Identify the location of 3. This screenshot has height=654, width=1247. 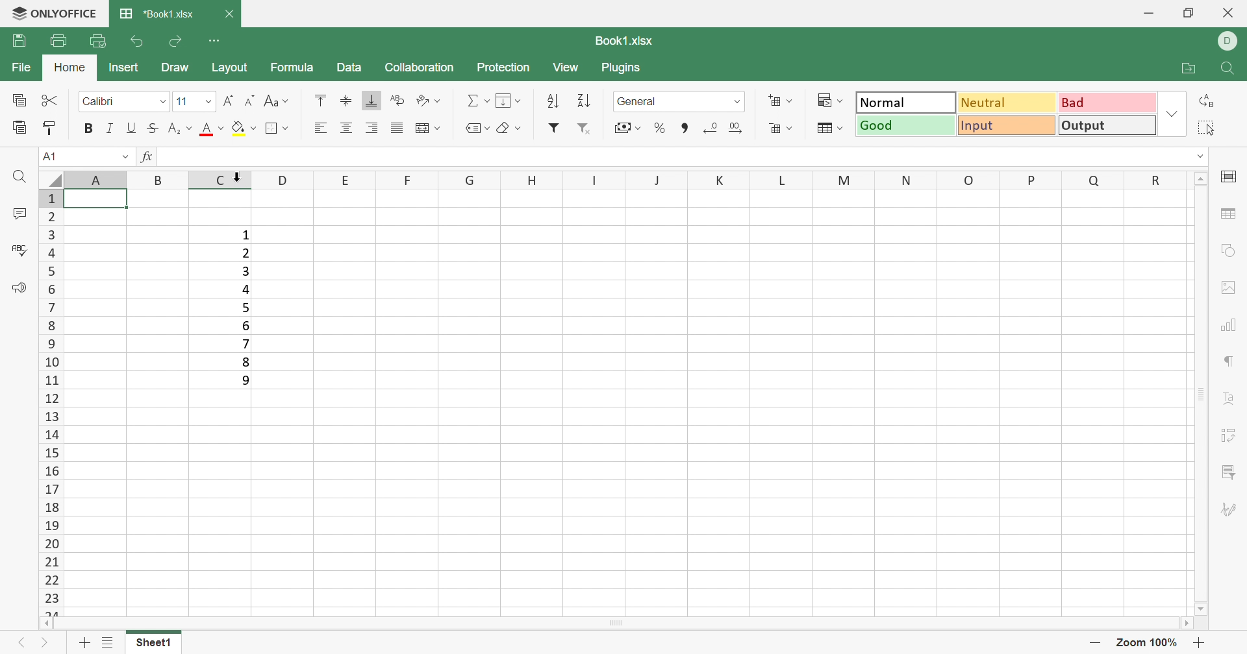
(244, 271).